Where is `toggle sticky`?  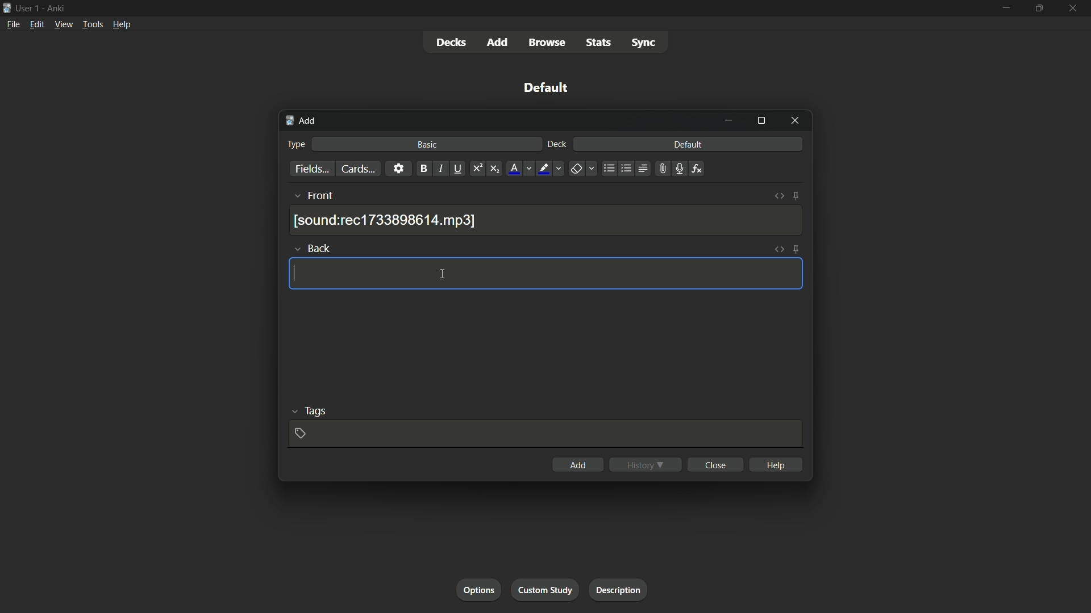
toggle sticky is located at coordinates (796, 249).